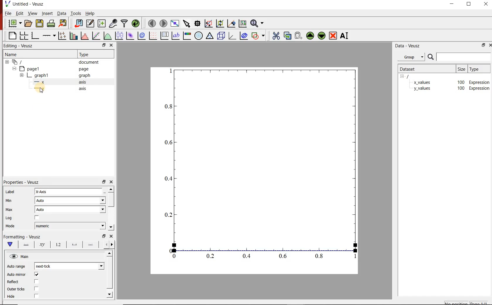  Describe the element at coordinates (109, 254) in the screenshot. I see `move up` at that location.